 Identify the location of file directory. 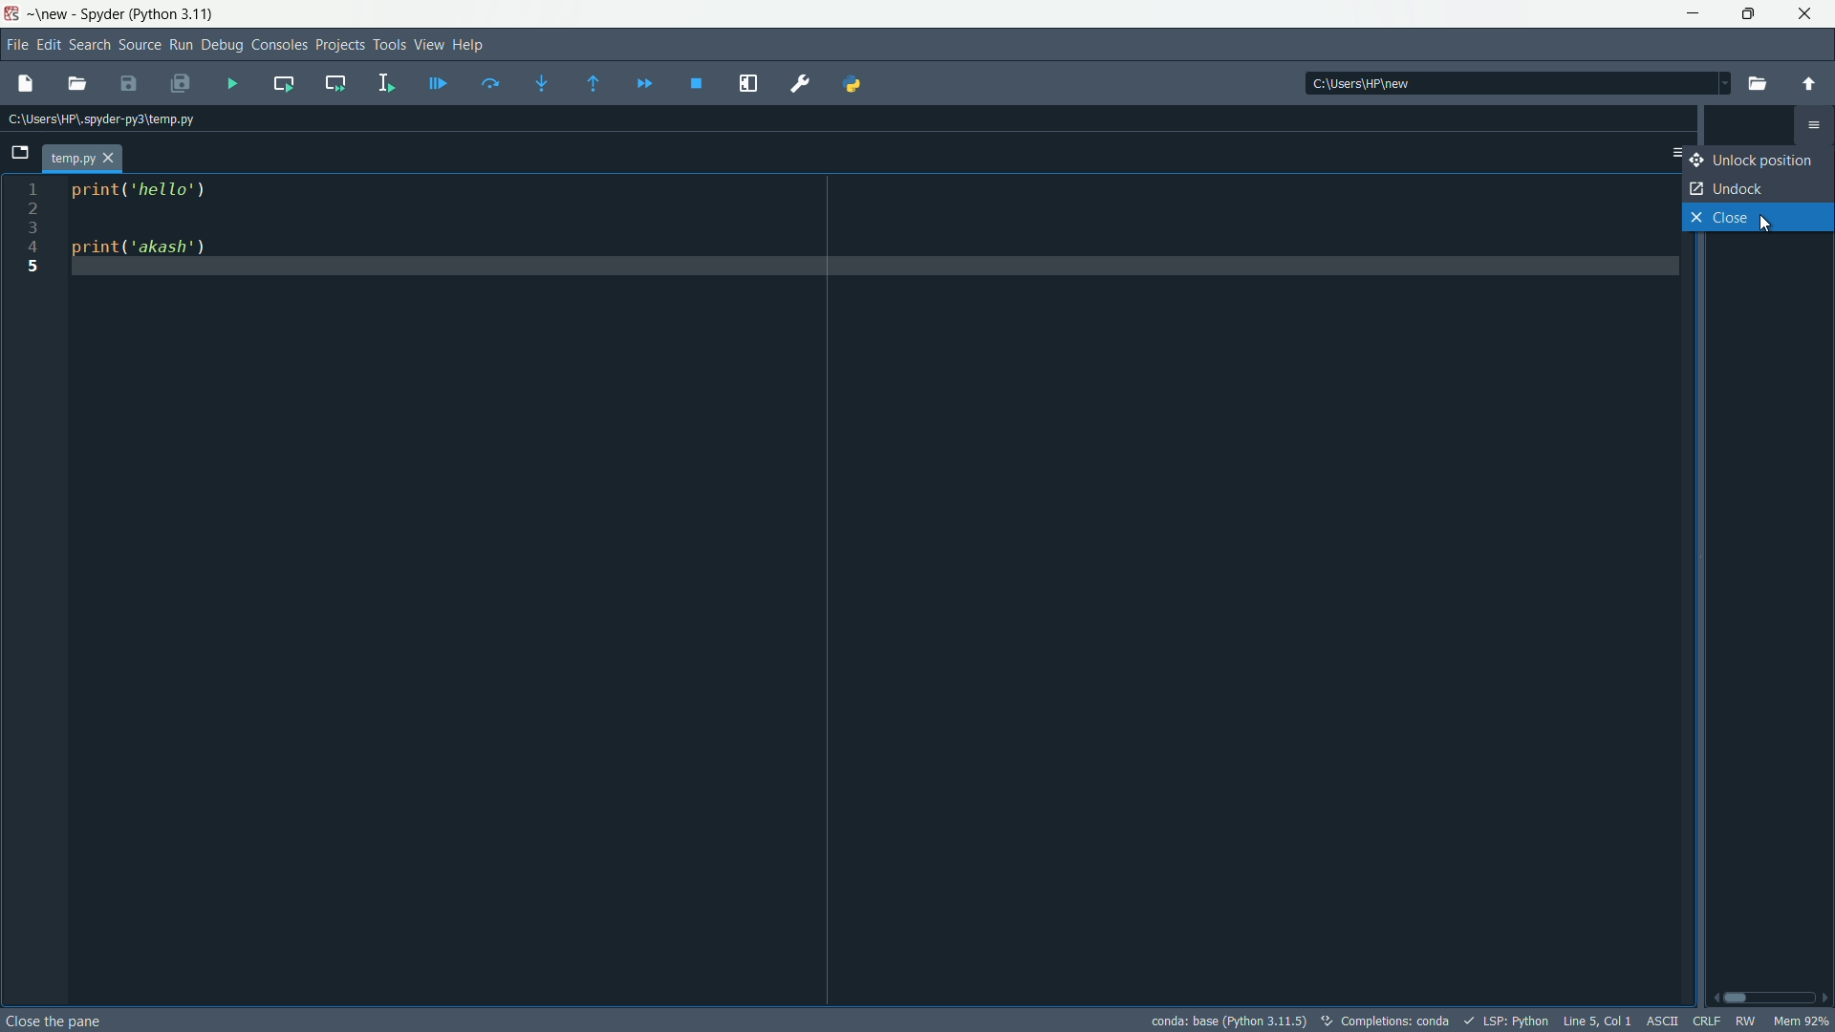
(109, 118).